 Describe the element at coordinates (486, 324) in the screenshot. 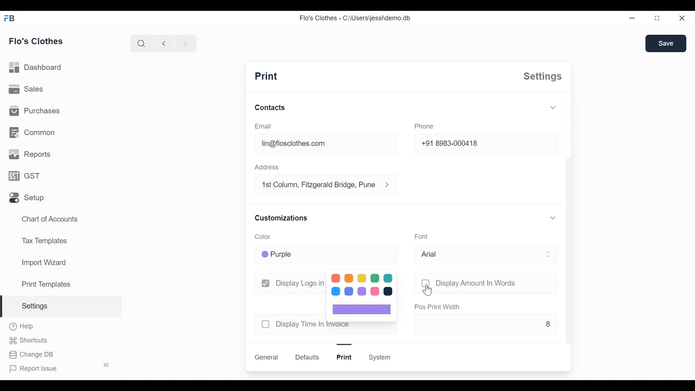

I see `8` at that location.